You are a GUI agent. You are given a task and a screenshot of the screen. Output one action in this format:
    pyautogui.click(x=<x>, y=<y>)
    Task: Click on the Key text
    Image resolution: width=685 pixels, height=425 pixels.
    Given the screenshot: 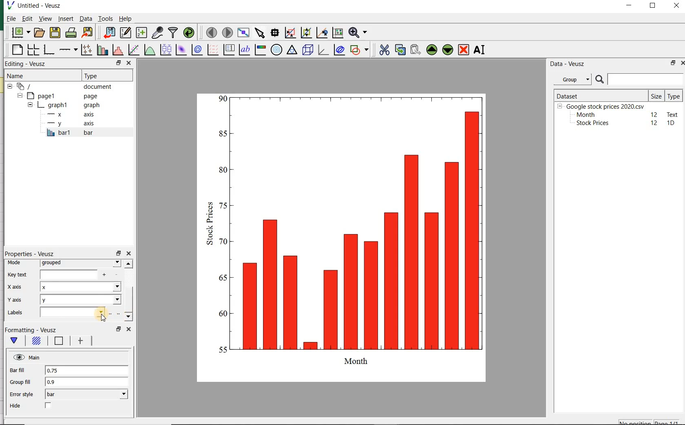 What is the action you would take?
    pyautogui.click(x=17, y=275)
    